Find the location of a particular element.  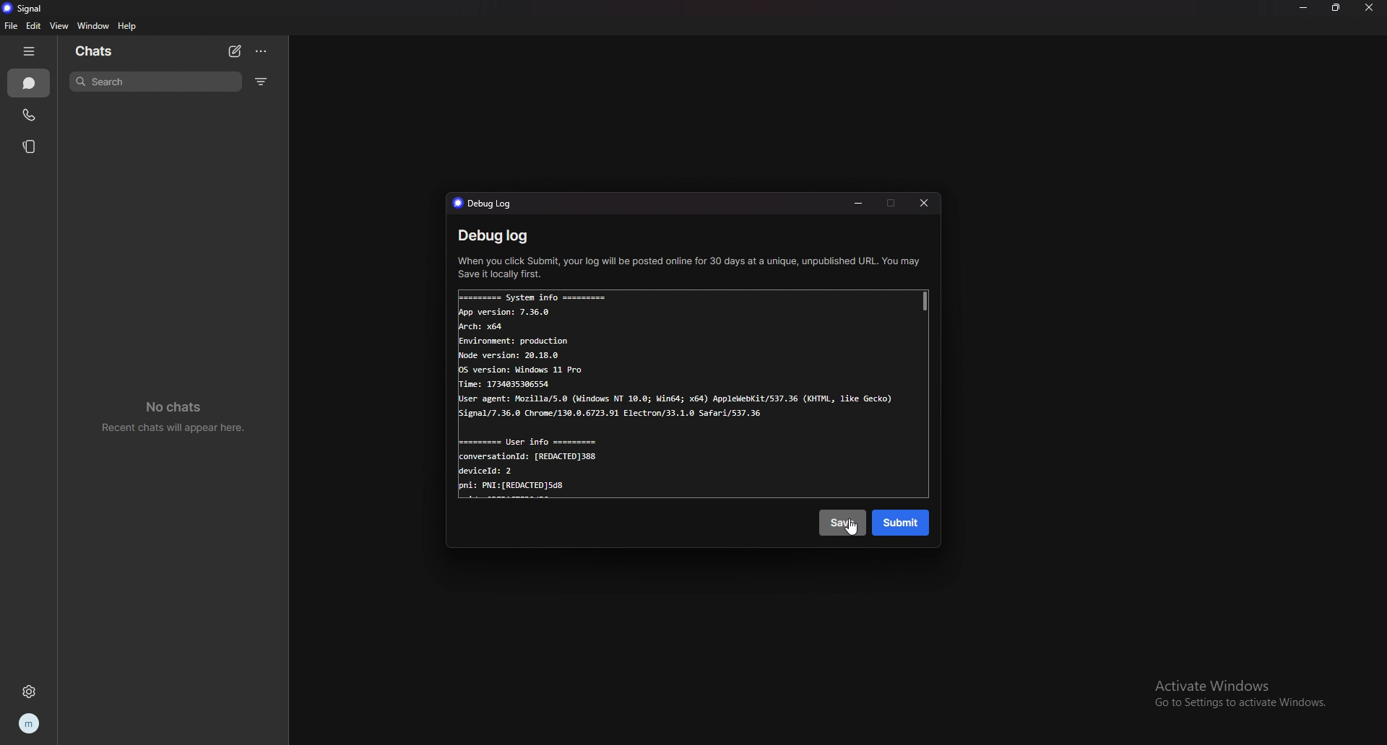

settings is located at coordinates (30, 692).